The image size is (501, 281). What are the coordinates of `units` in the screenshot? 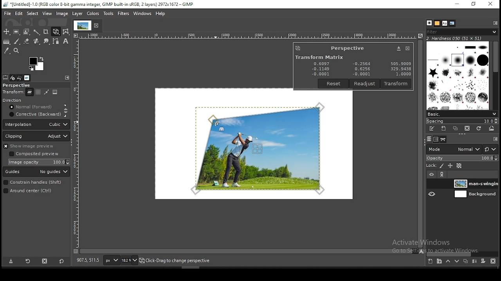 It's located at (111, 260).